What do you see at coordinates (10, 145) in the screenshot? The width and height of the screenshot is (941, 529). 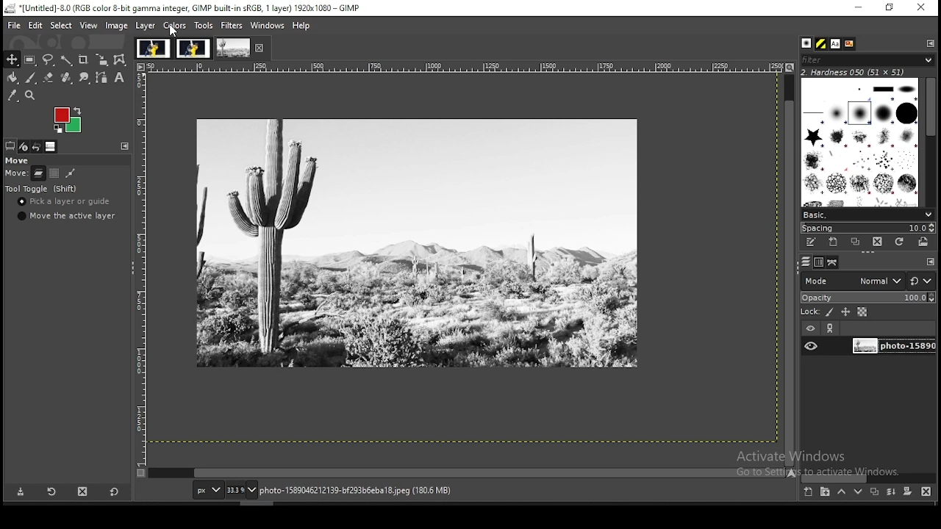 I see `tool selection` at bounding box center [10, 145].